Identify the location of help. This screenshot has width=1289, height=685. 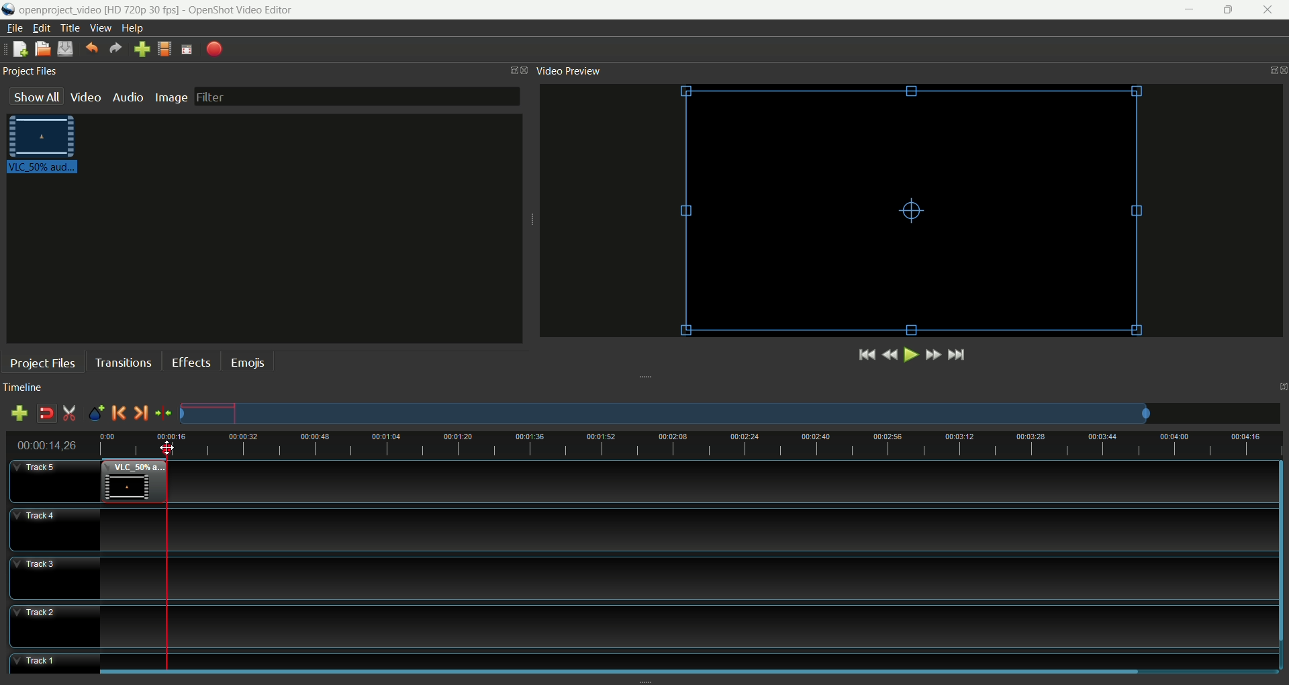
(134, 29).